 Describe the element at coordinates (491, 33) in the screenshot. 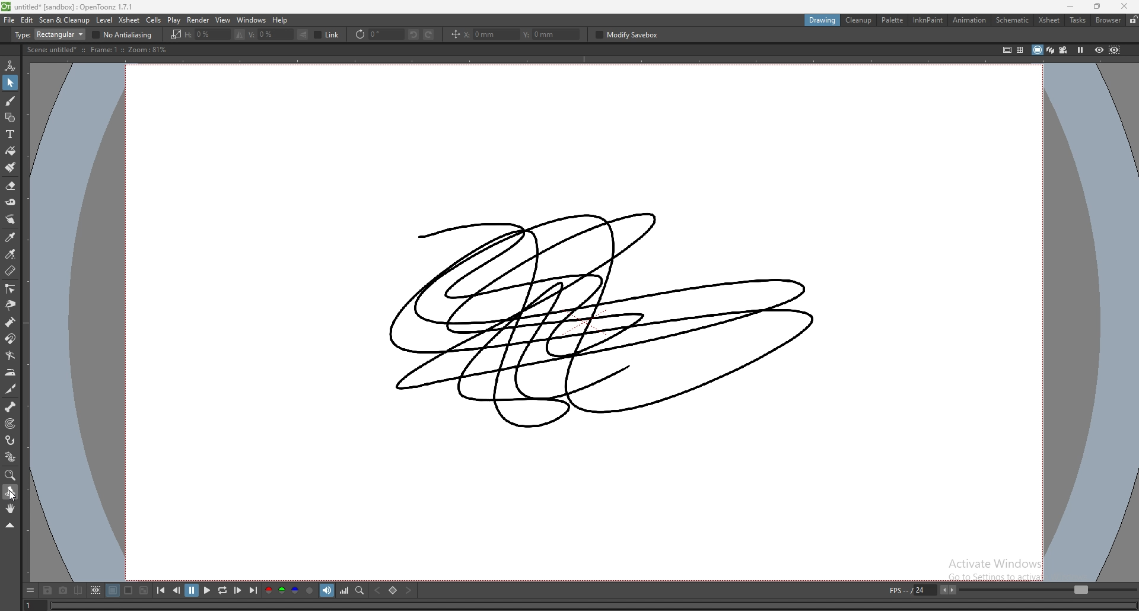

I see `x` at that location.